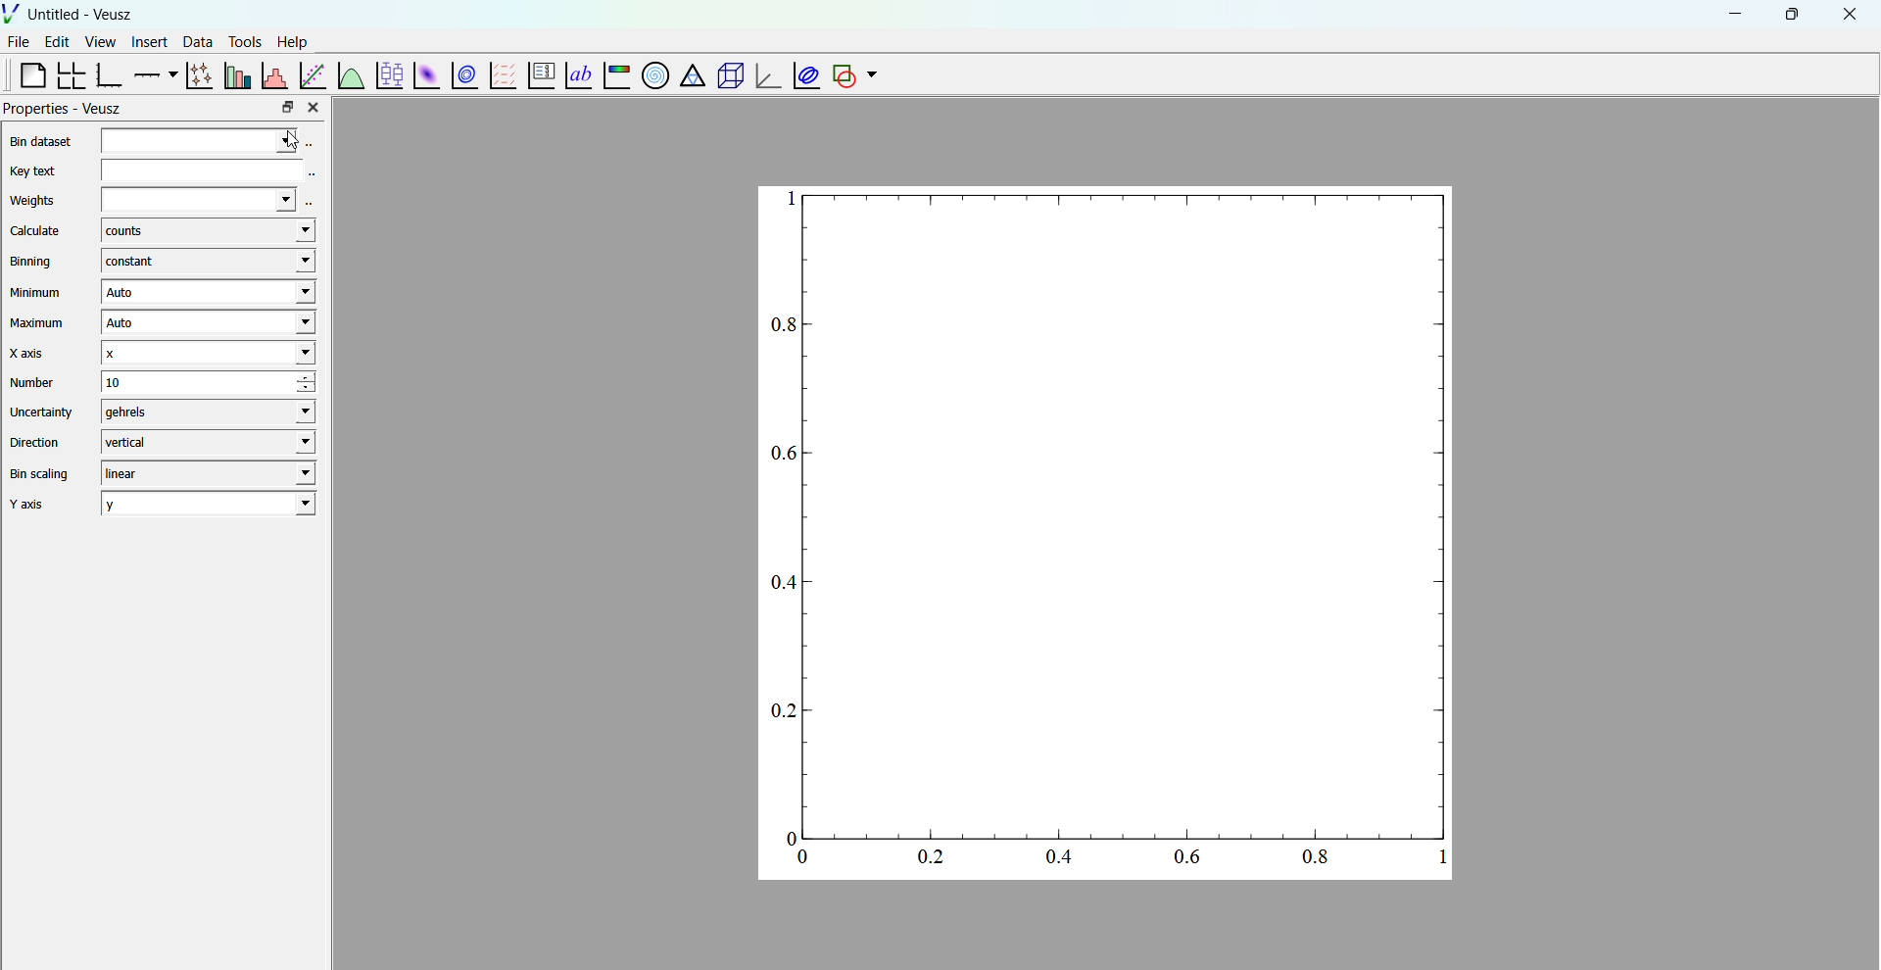 This screenshot has height=970, width=1881. Describe the element at coordinates (1732, 13) in the screenshot. I see `minimize` at that location.